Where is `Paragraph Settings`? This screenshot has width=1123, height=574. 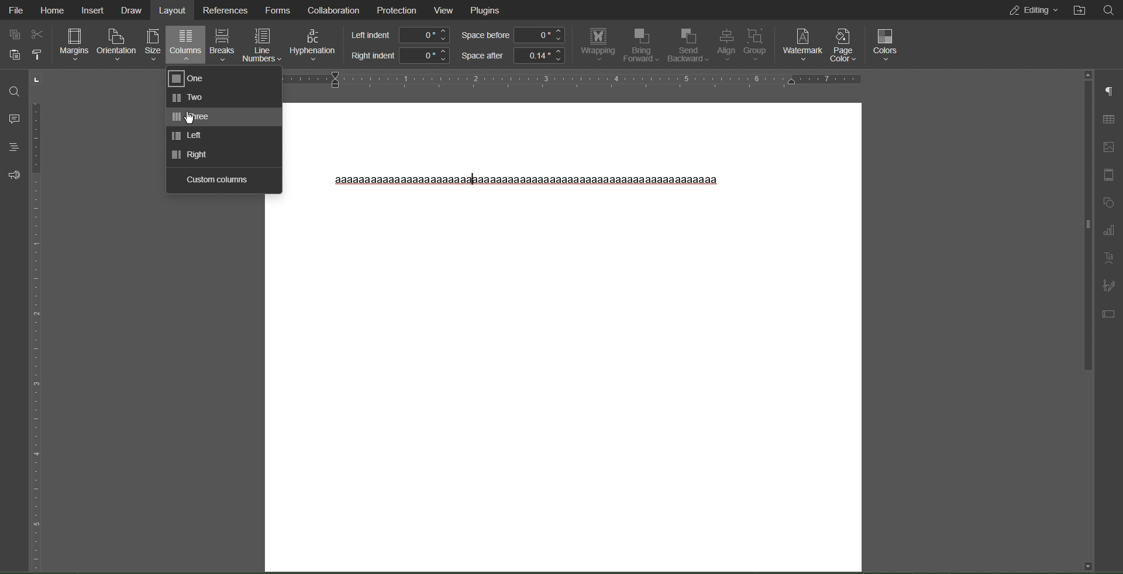 Paragraph Settings is located at coordinates (1109, 92).